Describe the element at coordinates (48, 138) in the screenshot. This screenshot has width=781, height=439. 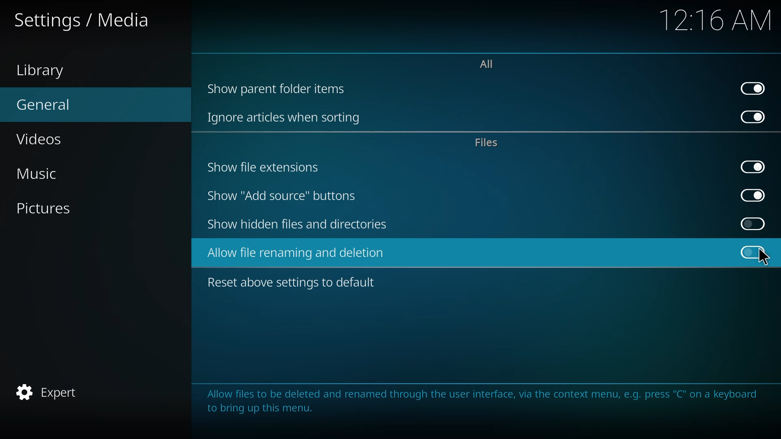
I see `videos` at that location.